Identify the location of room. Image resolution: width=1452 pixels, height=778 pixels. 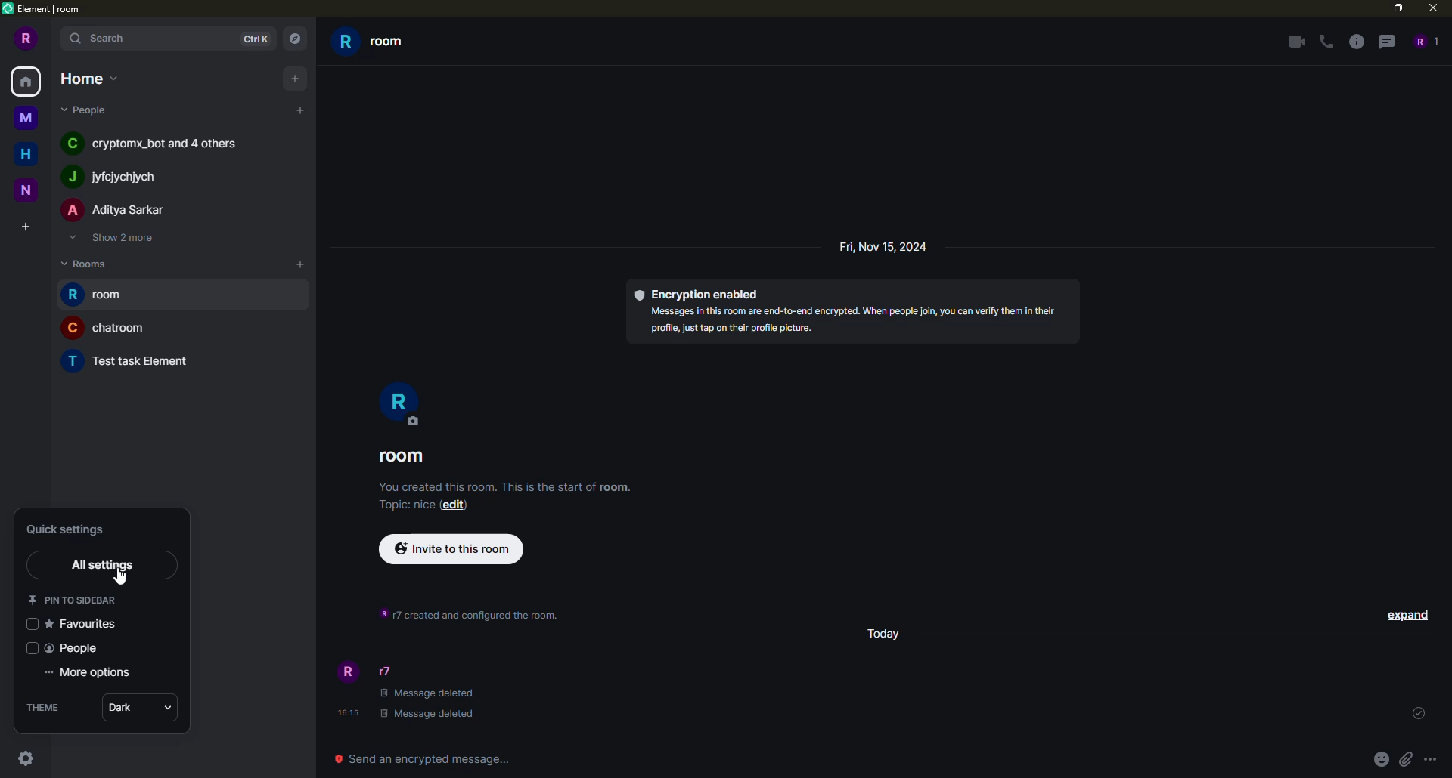
(101, 295).